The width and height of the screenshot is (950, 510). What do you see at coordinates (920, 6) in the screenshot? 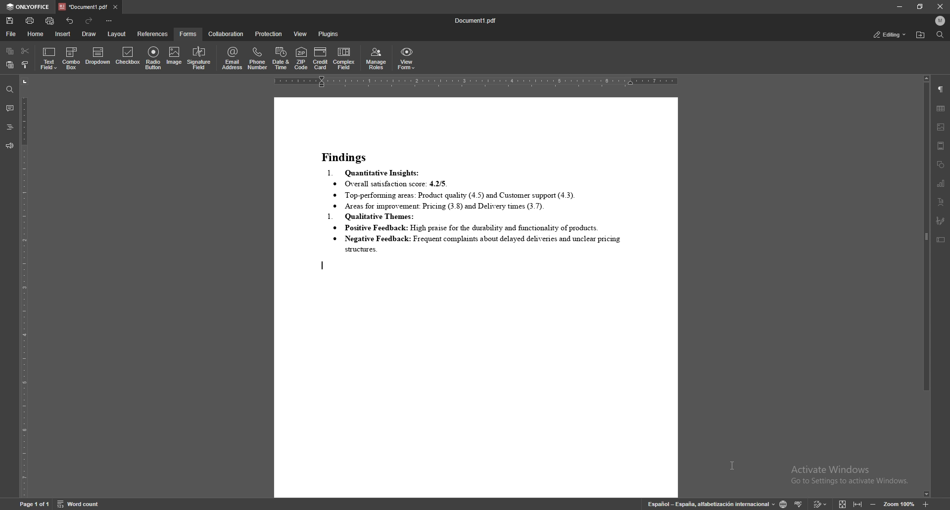
I see `resize` at bounding box center [920, 6].